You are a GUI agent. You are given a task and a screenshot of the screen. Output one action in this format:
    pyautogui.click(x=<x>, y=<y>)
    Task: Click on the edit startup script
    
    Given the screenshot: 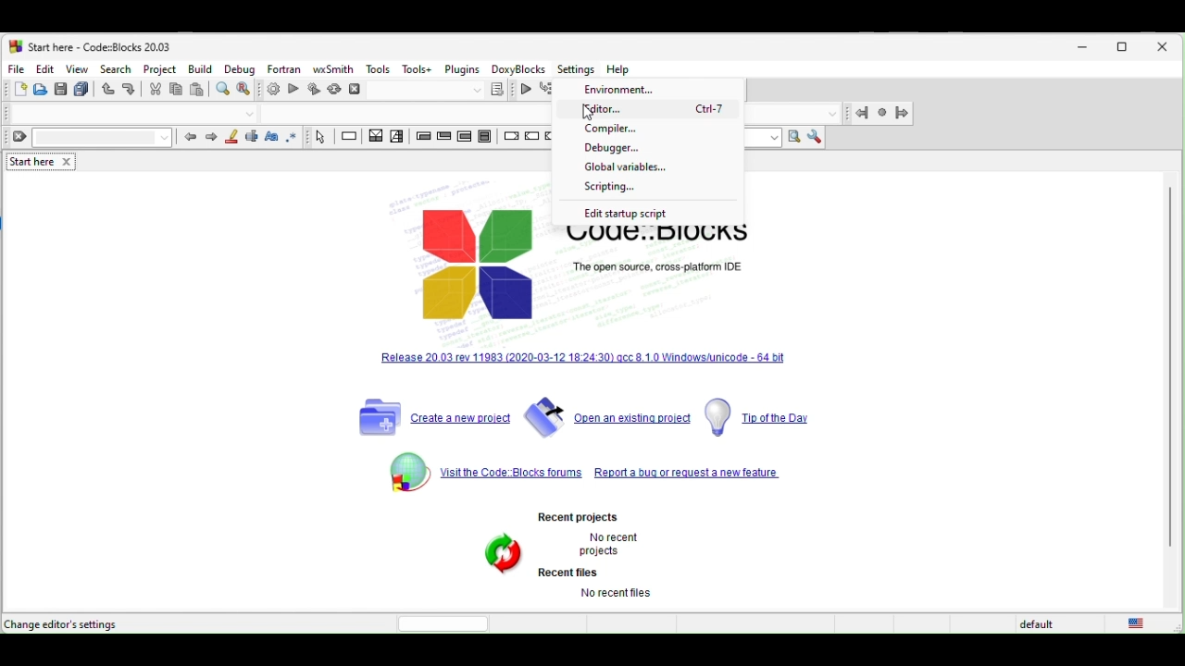 What is the action you would take?
    pyautogui.click(x=631, y=213)
    